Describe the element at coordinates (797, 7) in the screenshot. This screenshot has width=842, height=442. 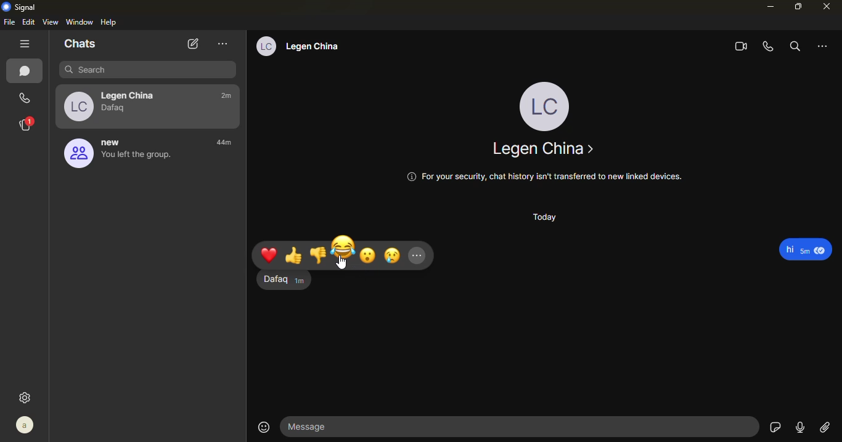
I see `maximize` at that location.